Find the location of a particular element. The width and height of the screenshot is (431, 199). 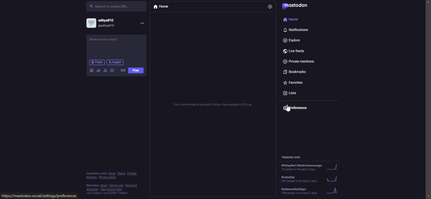

search is located at coordinates (110, 7).